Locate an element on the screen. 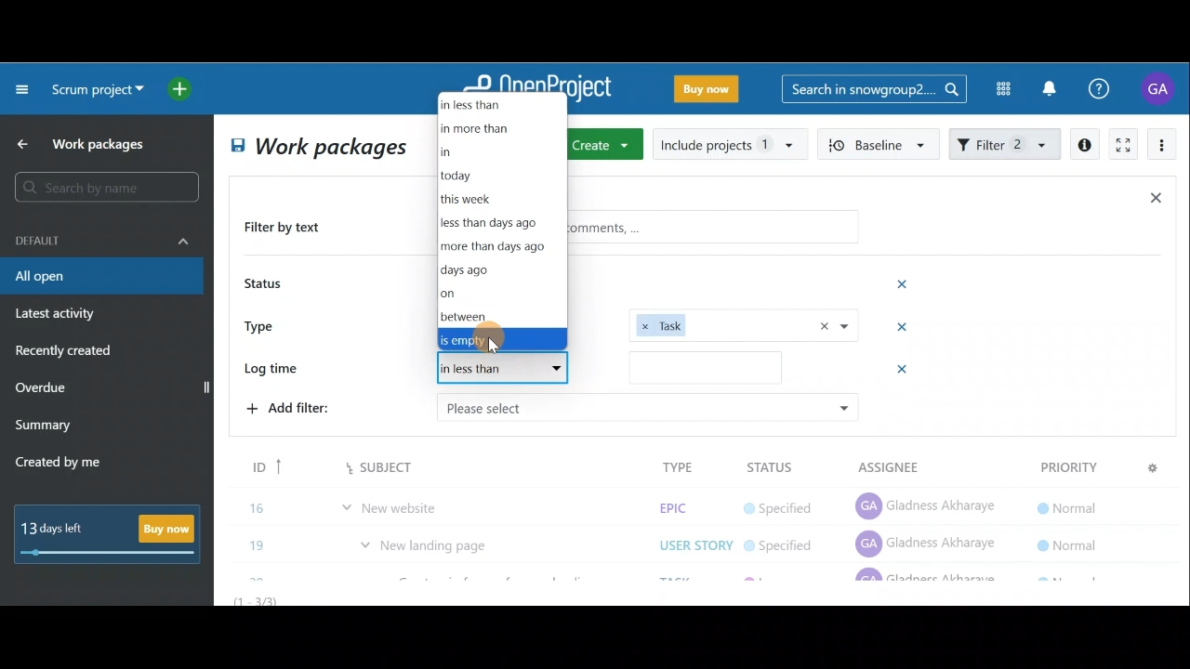 The height and width of the screenshot is (669, 1190). Cursor is located at coordinates (495, 343).